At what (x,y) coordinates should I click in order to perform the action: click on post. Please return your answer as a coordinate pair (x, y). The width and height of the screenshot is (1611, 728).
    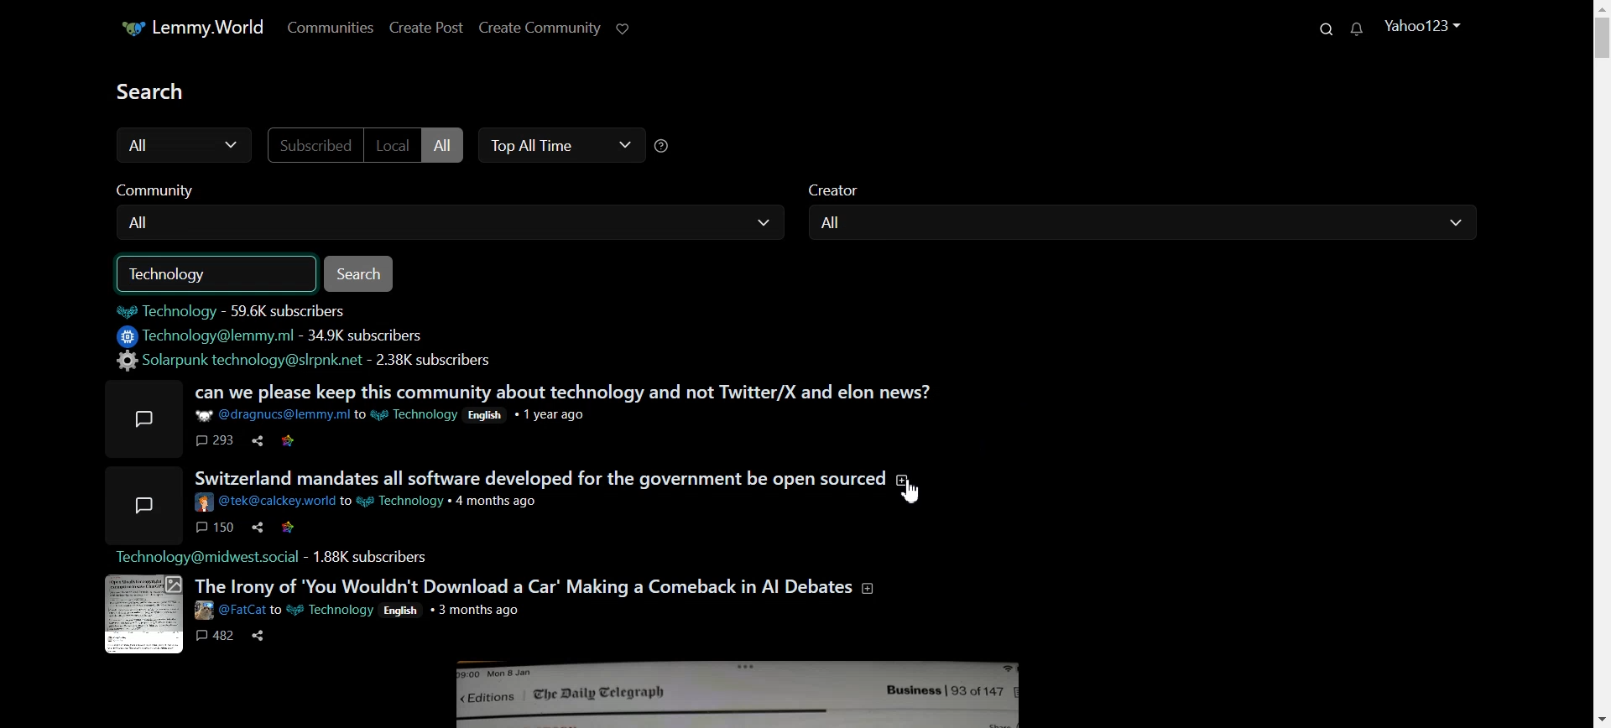
    Looking at the image, I should click on (142, 504).